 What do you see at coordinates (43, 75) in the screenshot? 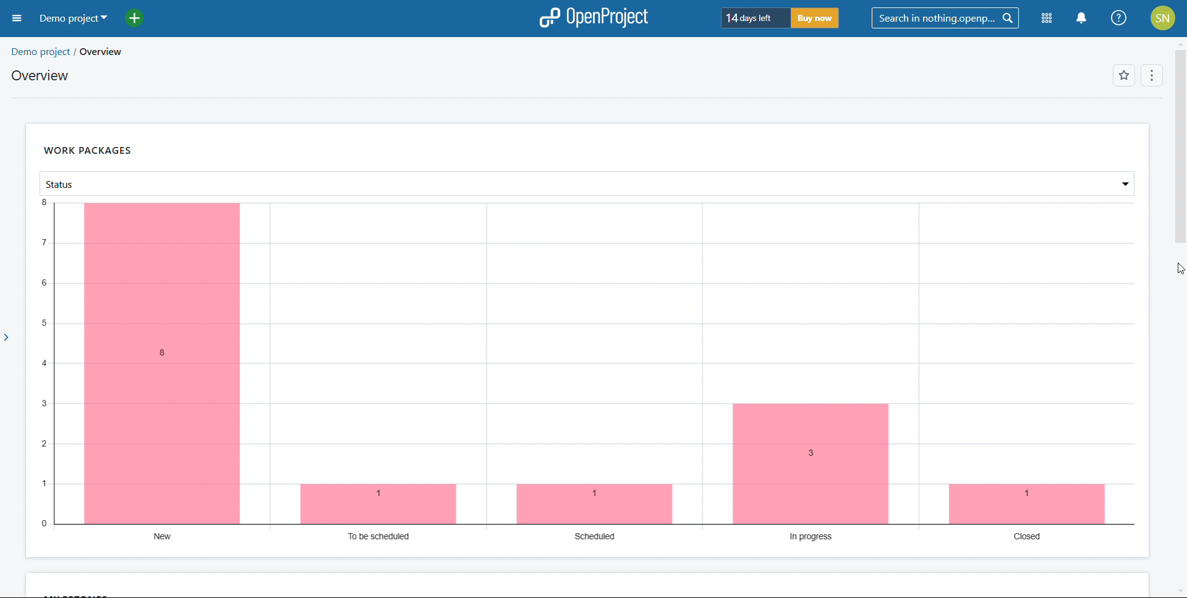
I see `overview` at bounding box center [43, 75].